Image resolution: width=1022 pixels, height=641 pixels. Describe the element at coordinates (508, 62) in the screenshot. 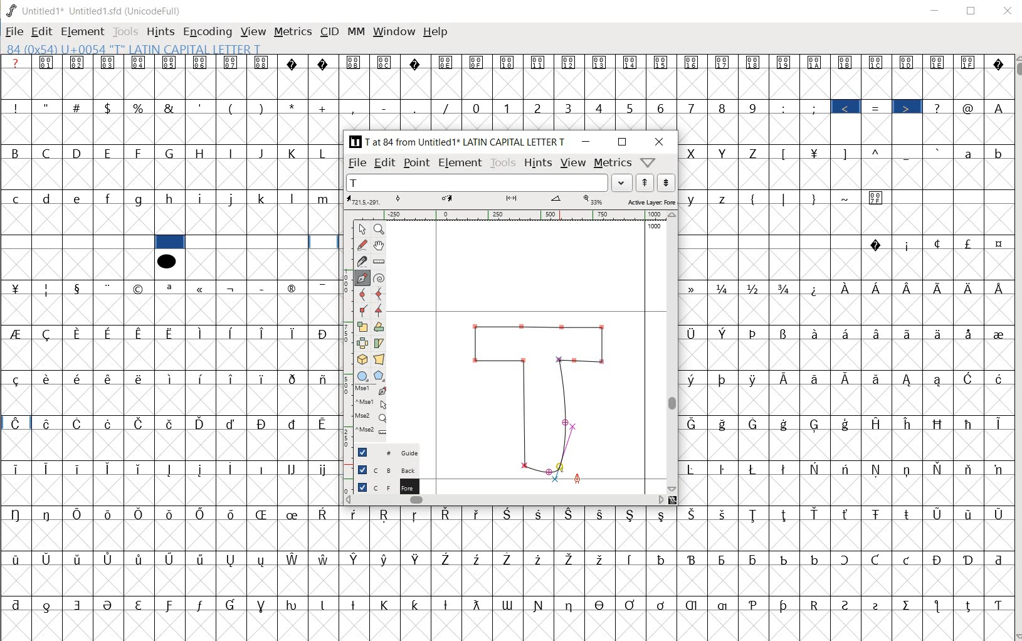

I see `Symbol` at that location.